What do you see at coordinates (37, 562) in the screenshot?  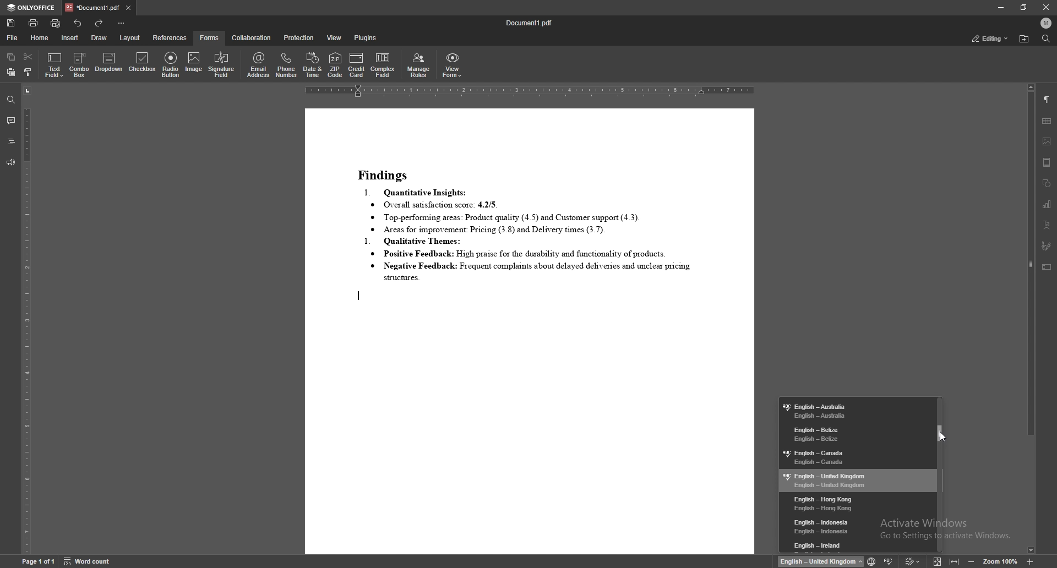 I see `page information` at bounding box center [37, 562].